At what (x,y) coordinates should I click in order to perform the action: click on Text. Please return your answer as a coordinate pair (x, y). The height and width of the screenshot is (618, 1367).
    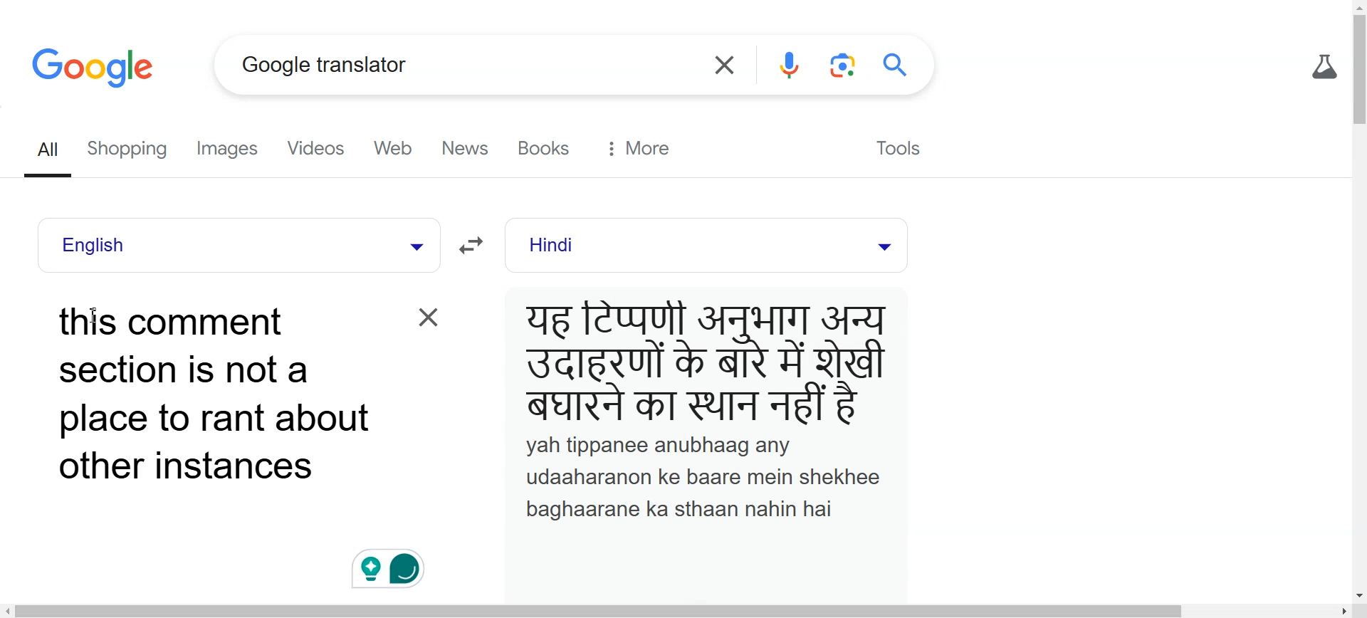
    Looking at the image, I should click on (708, 409).